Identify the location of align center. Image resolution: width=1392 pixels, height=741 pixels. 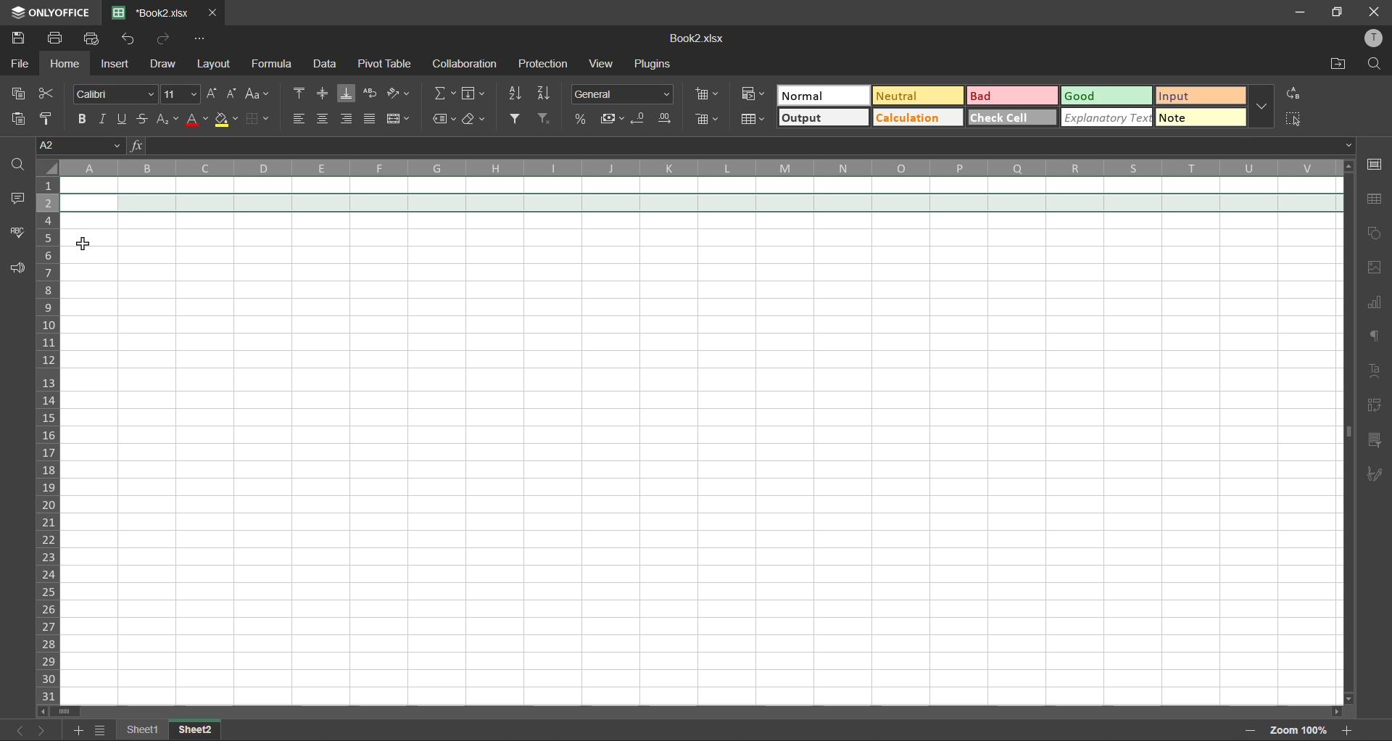
(324, 119).